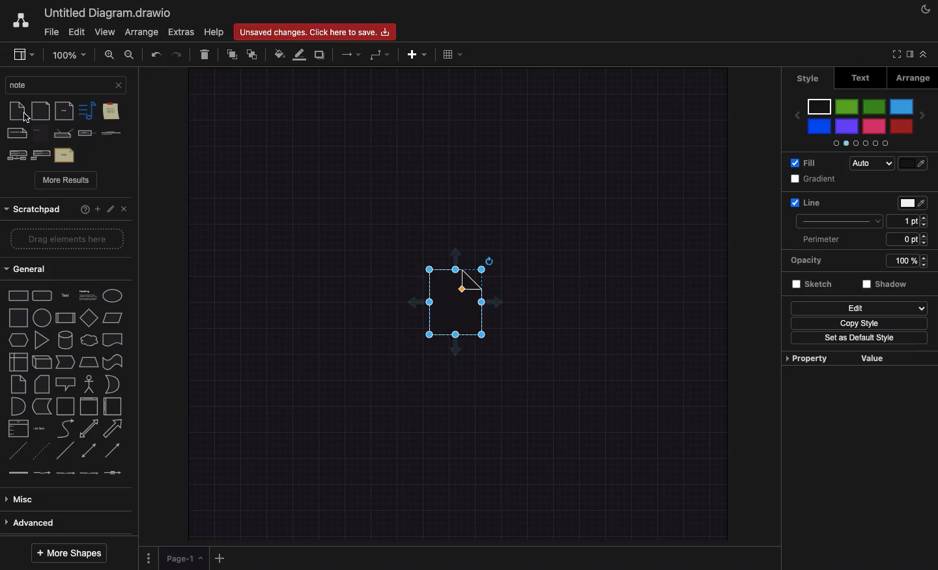  What do you see at coordinates (910, 203) in the screenshot?
I see `line color` at bounding box center [910, 203].